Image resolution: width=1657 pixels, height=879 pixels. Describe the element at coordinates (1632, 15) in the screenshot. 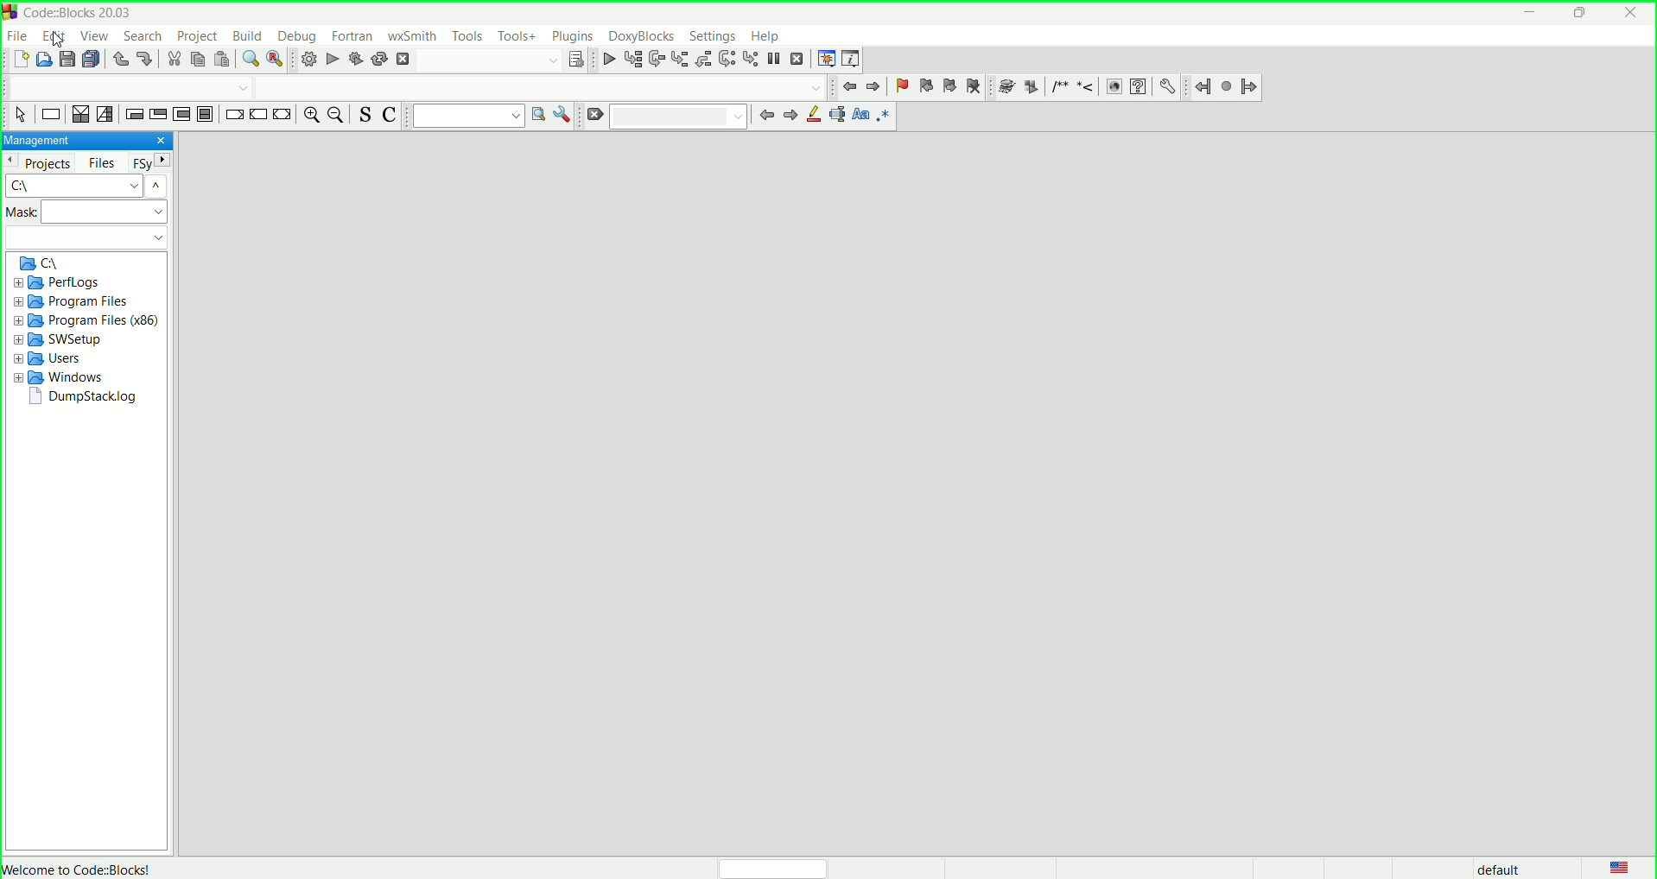

I see `close` at that location.